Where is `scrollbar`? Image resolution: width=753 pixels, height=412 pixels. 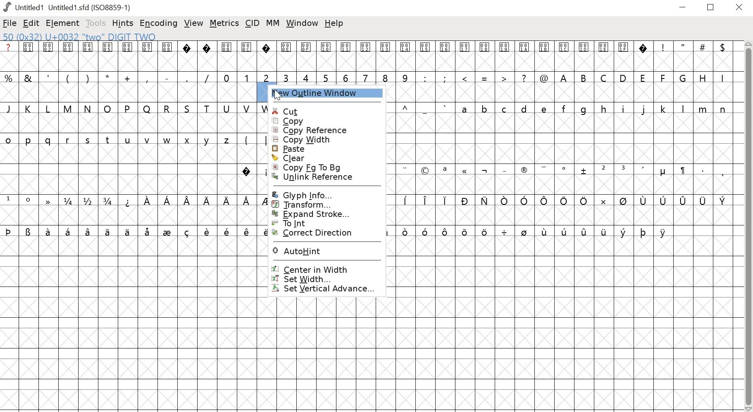 scrollbar is located at coordinates (747, 227).